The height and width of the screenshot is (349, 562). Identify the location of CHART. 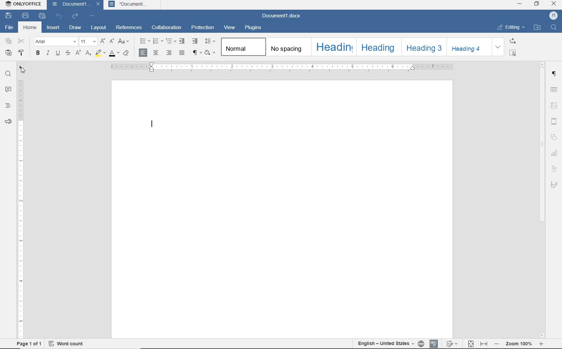
(555, 154).